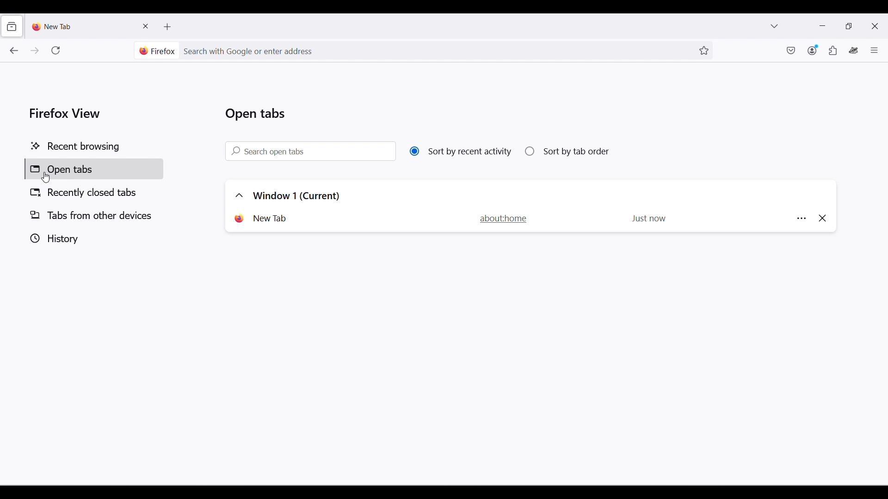 Image resolution: width=888 pixels, height=499 pixels. What do you see at coordinates (146, 26) in the screenshot?
I see `Close current tab` at bounding box center [146, 26].